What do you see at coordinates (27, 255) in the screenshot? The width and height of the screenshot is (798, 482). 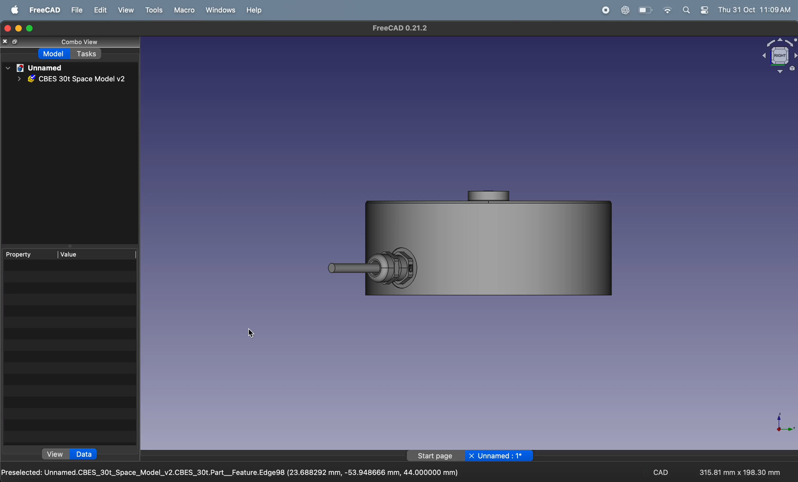 I see `property` at bounding box center [27, 255].